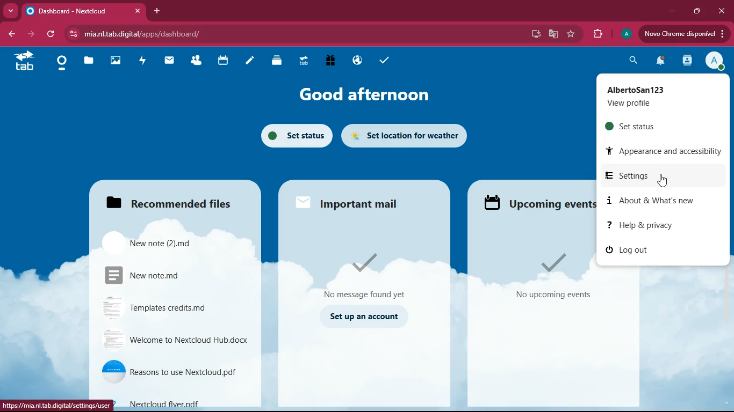  I want to click on calendar, so click(224, 62).